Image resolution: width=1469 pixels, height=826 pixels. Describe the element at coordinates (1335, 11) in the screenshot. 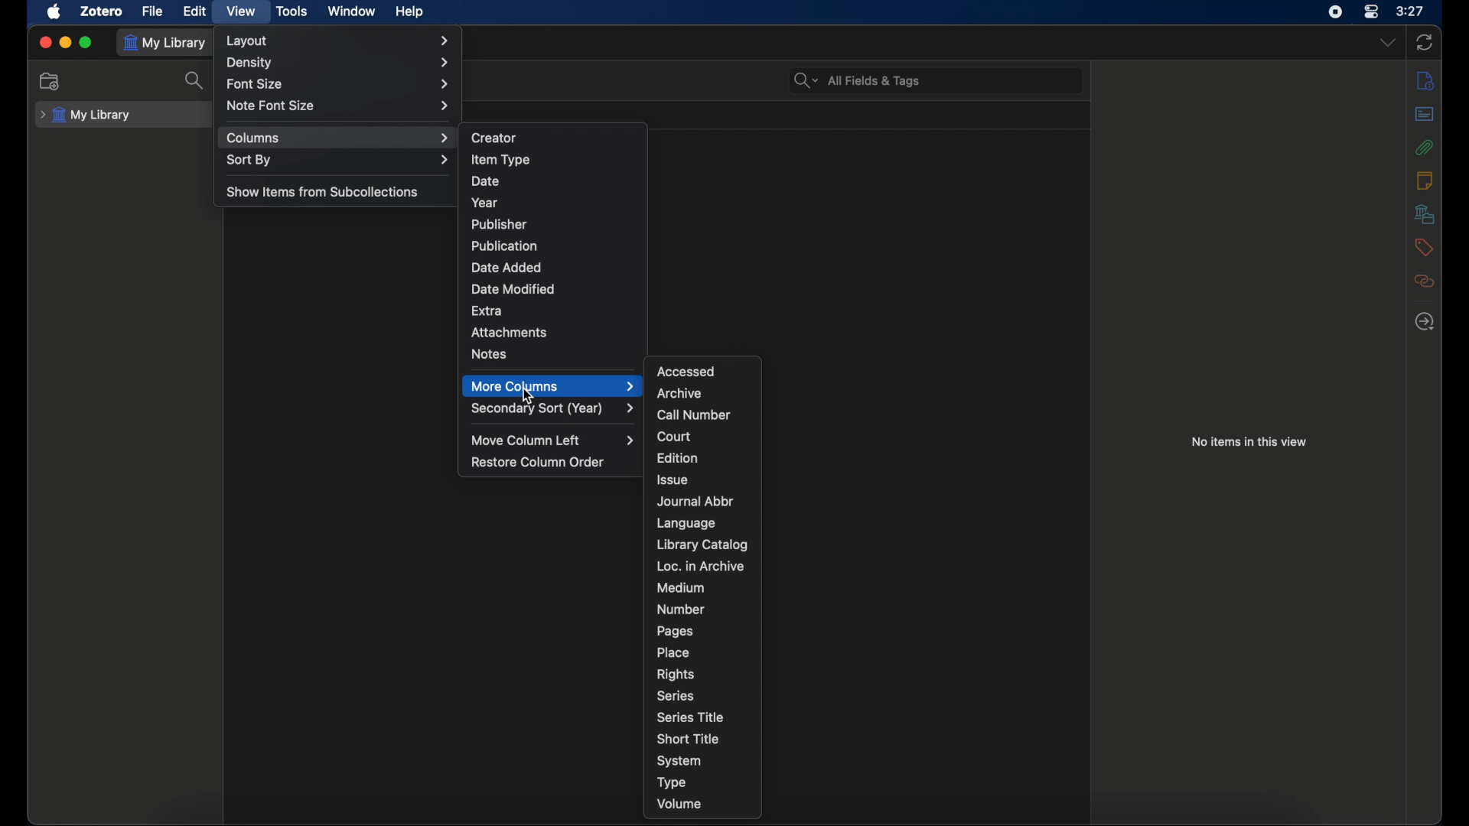

I see `screen recorder ` at that location.